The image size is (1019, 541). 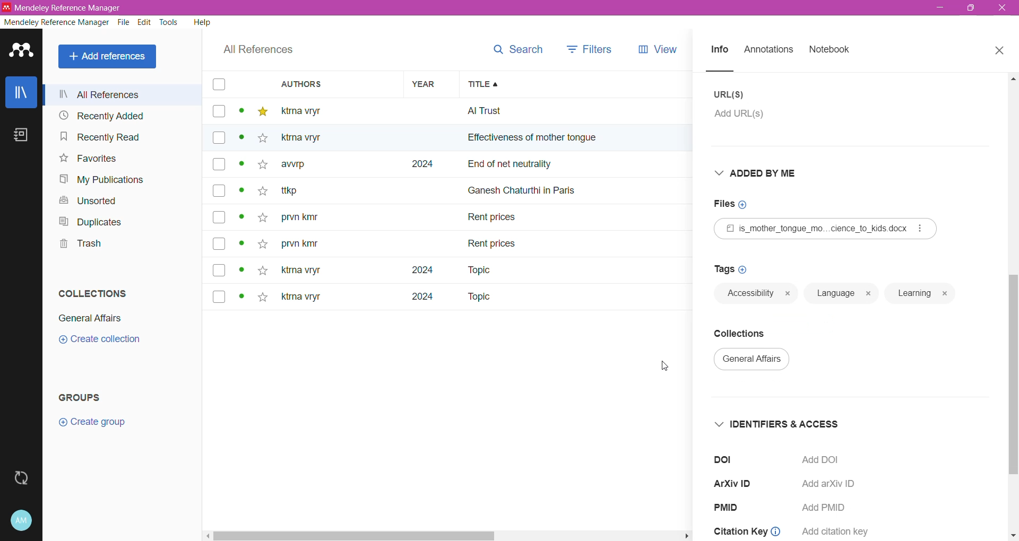 What do you see at coordinates (300, 245) in the screenshot?
I see `prvn kity` at bounding box center [300, 245].